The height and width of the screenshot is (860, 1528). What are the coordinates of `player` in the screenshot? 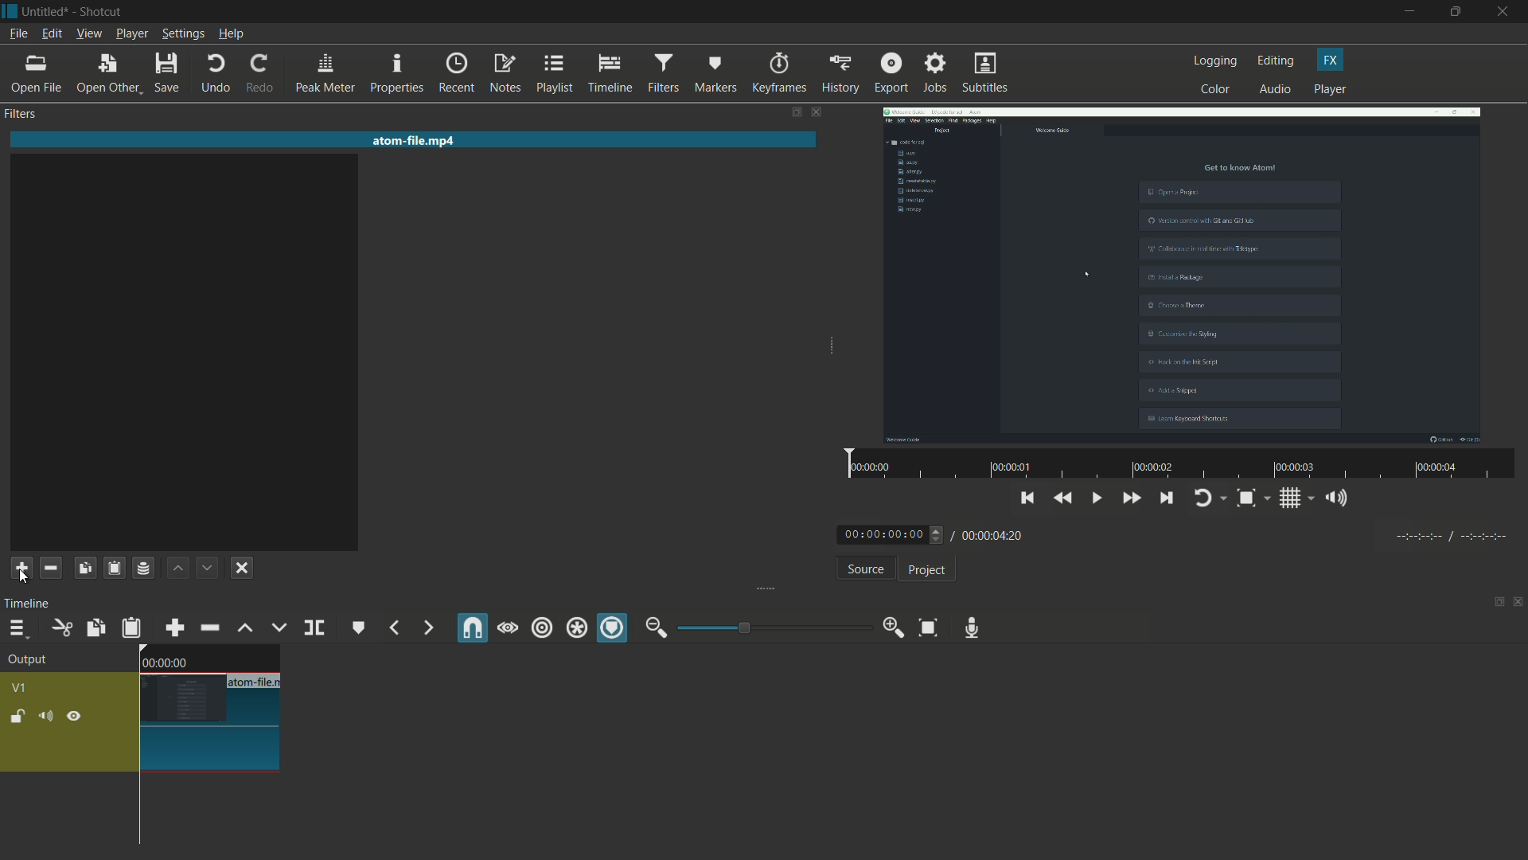 It's located at (1330, 90).